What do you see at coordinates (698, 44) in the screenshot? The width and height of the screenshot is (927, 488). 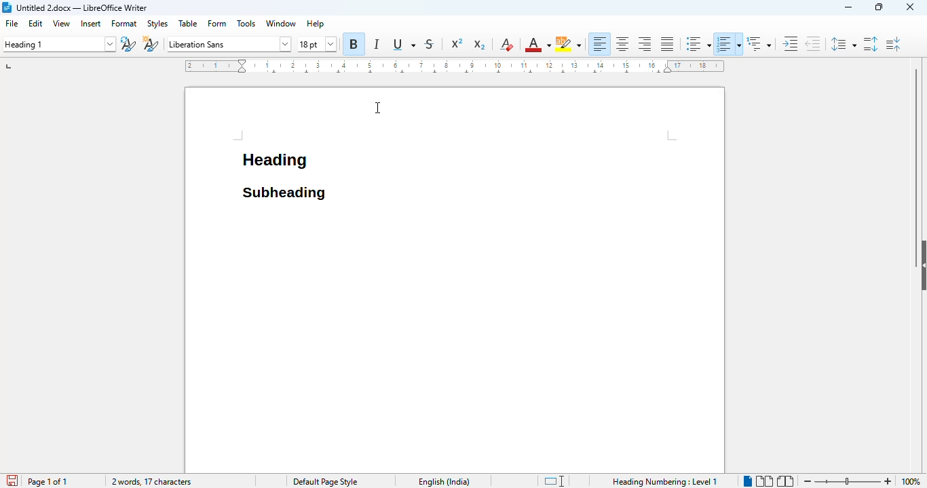 I see `toggle unordered list` at bounding box center [698, 44].